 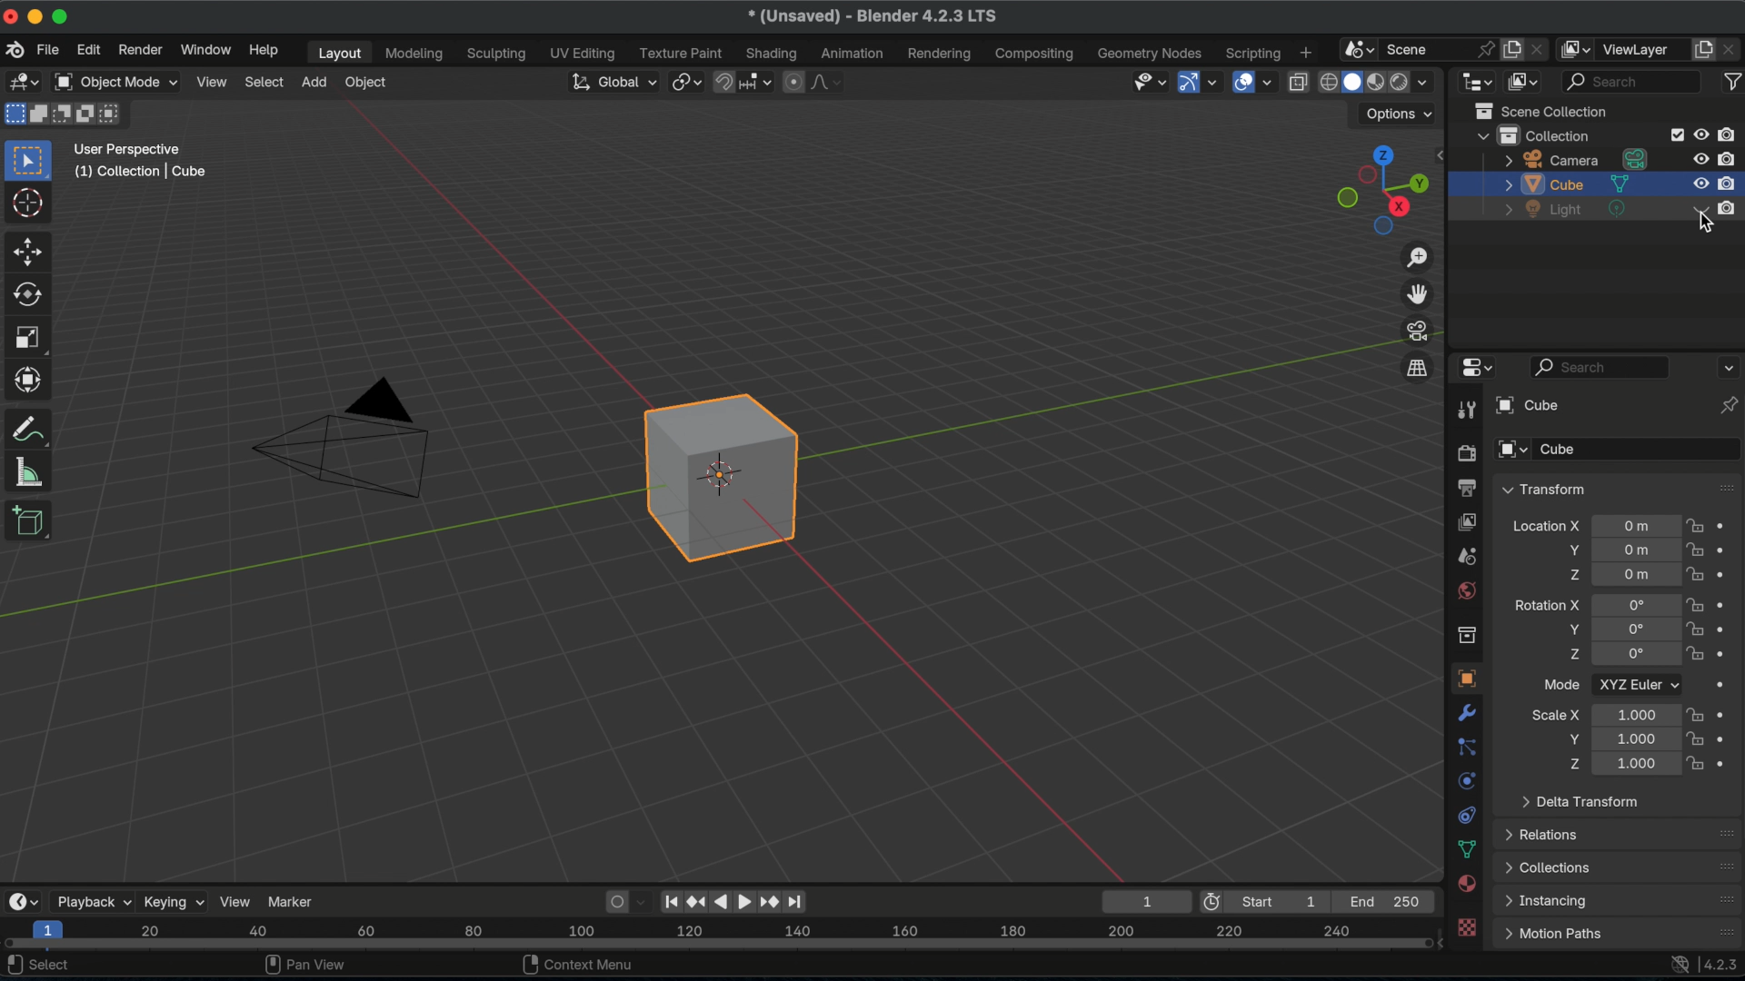 What do you see at coordinates (1415, 328) in the screenshot?
I see `toggle the camera view` at bounding box center [1415, 328].